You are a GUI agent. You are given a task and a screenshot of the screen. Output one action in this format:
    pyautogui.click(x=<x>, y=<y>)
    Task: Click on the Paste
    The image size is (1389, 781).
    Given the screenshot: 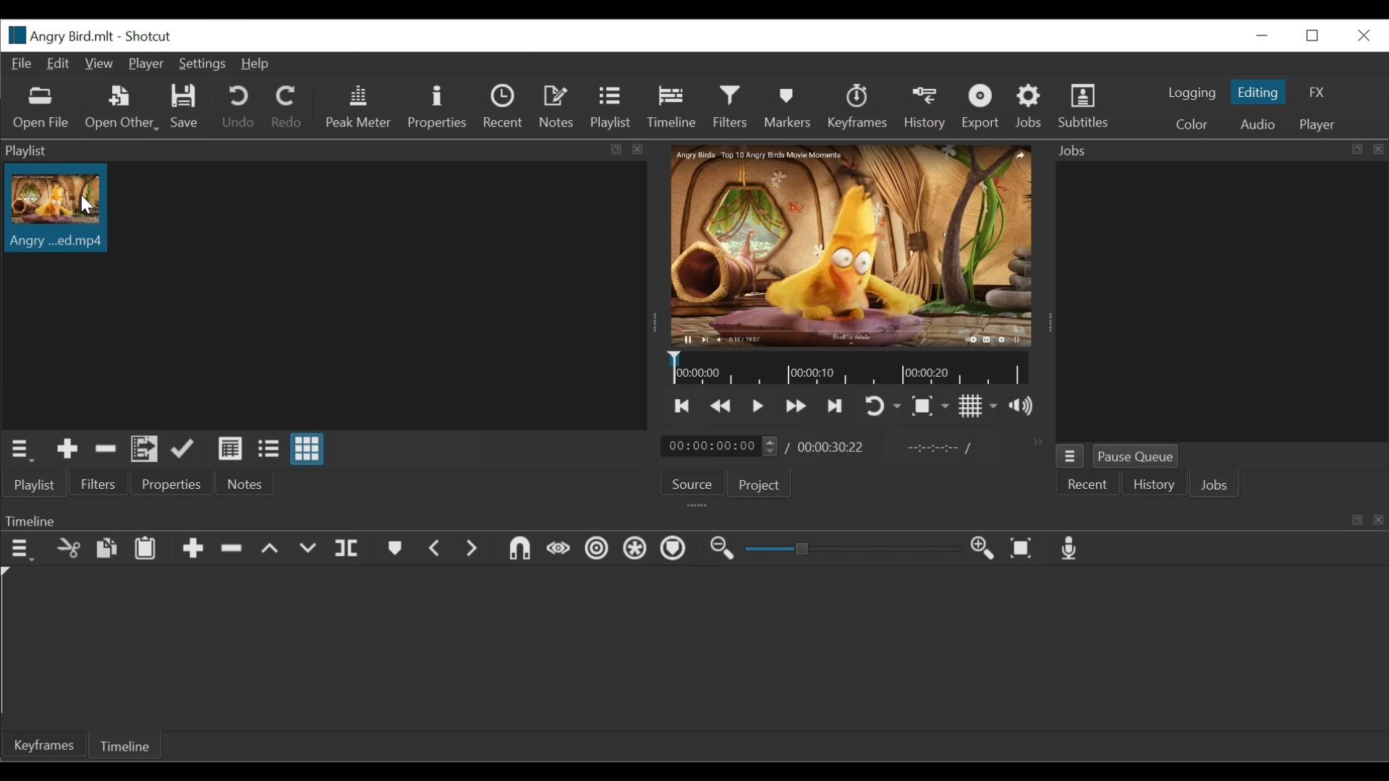 What is the action you would take?
    pyautogui.click(x=145, y=550)
    